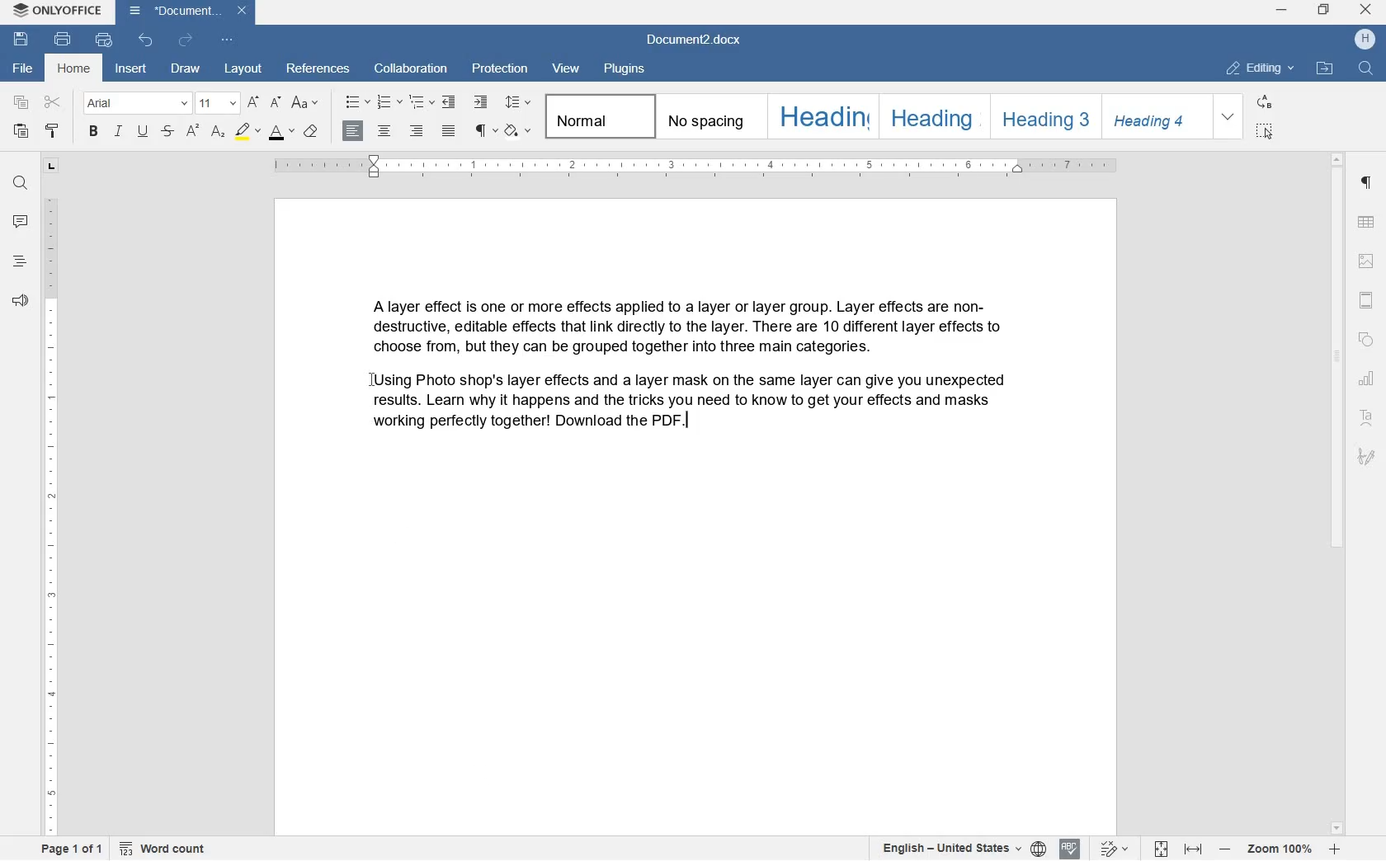 The height and width of the screenshot is (861, 1386). Describe the element at coordinates (1367, 221) in the screenshot. I see `TABLE` at that location.